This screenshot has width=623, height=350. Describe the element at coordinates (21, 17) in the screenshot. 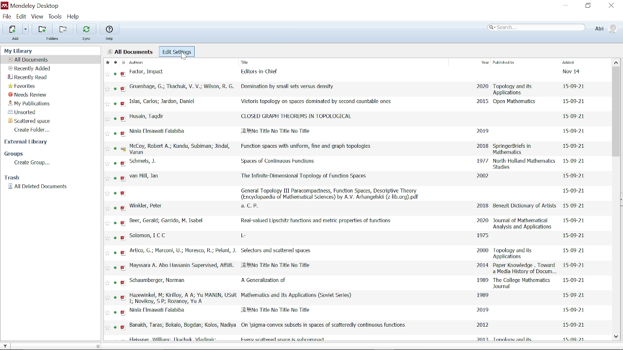

I see `Edit` at that location.